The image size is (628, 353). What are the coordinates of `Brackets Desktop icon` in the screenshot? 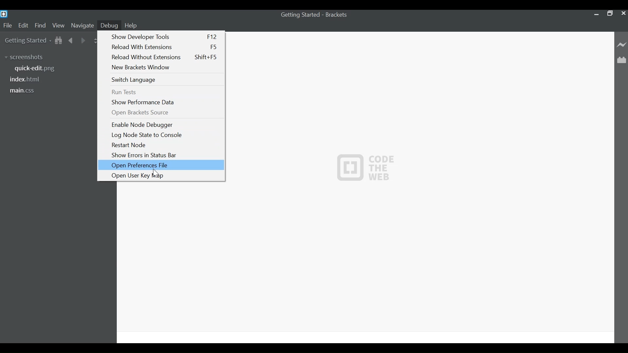 It's located at (6, 14).